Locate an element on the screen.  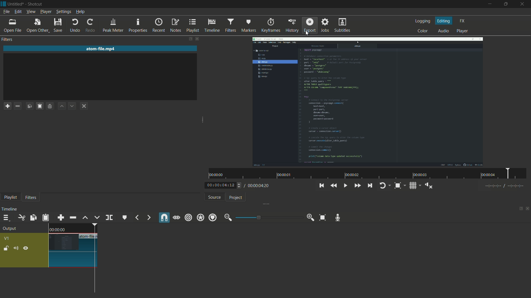
save is located at coordinates (59, 25).